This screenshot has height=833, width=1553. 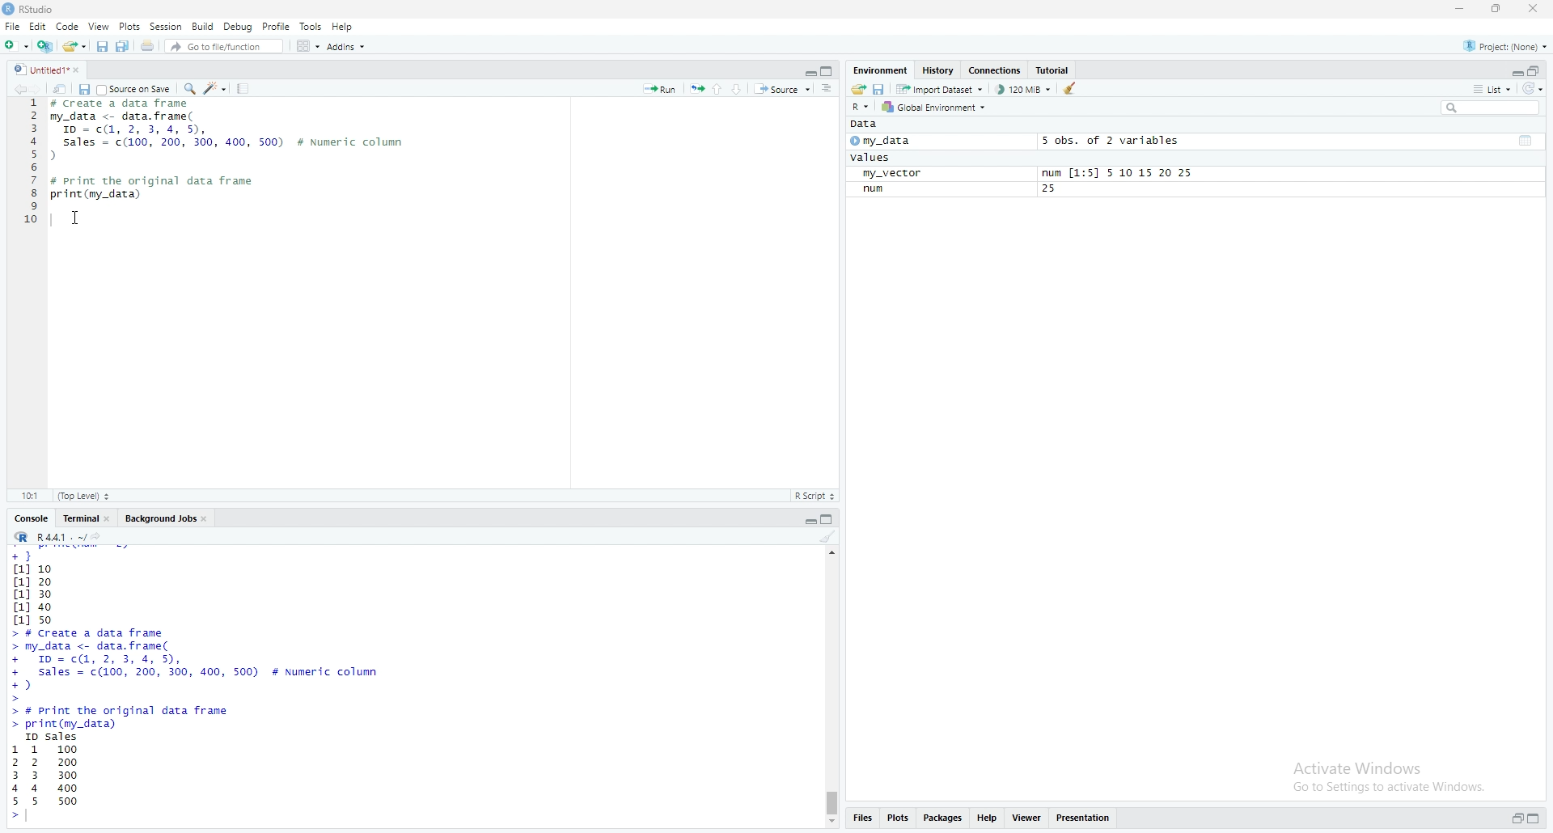 I want to click on num, so click(x=876, y=190).